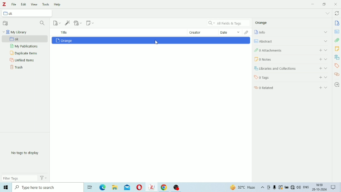 The height and width of the screenshot is (192, 341). What do you see at coordinates (58, 4) in the screenshot?
I see `Help` at bounding box center [58, 4].